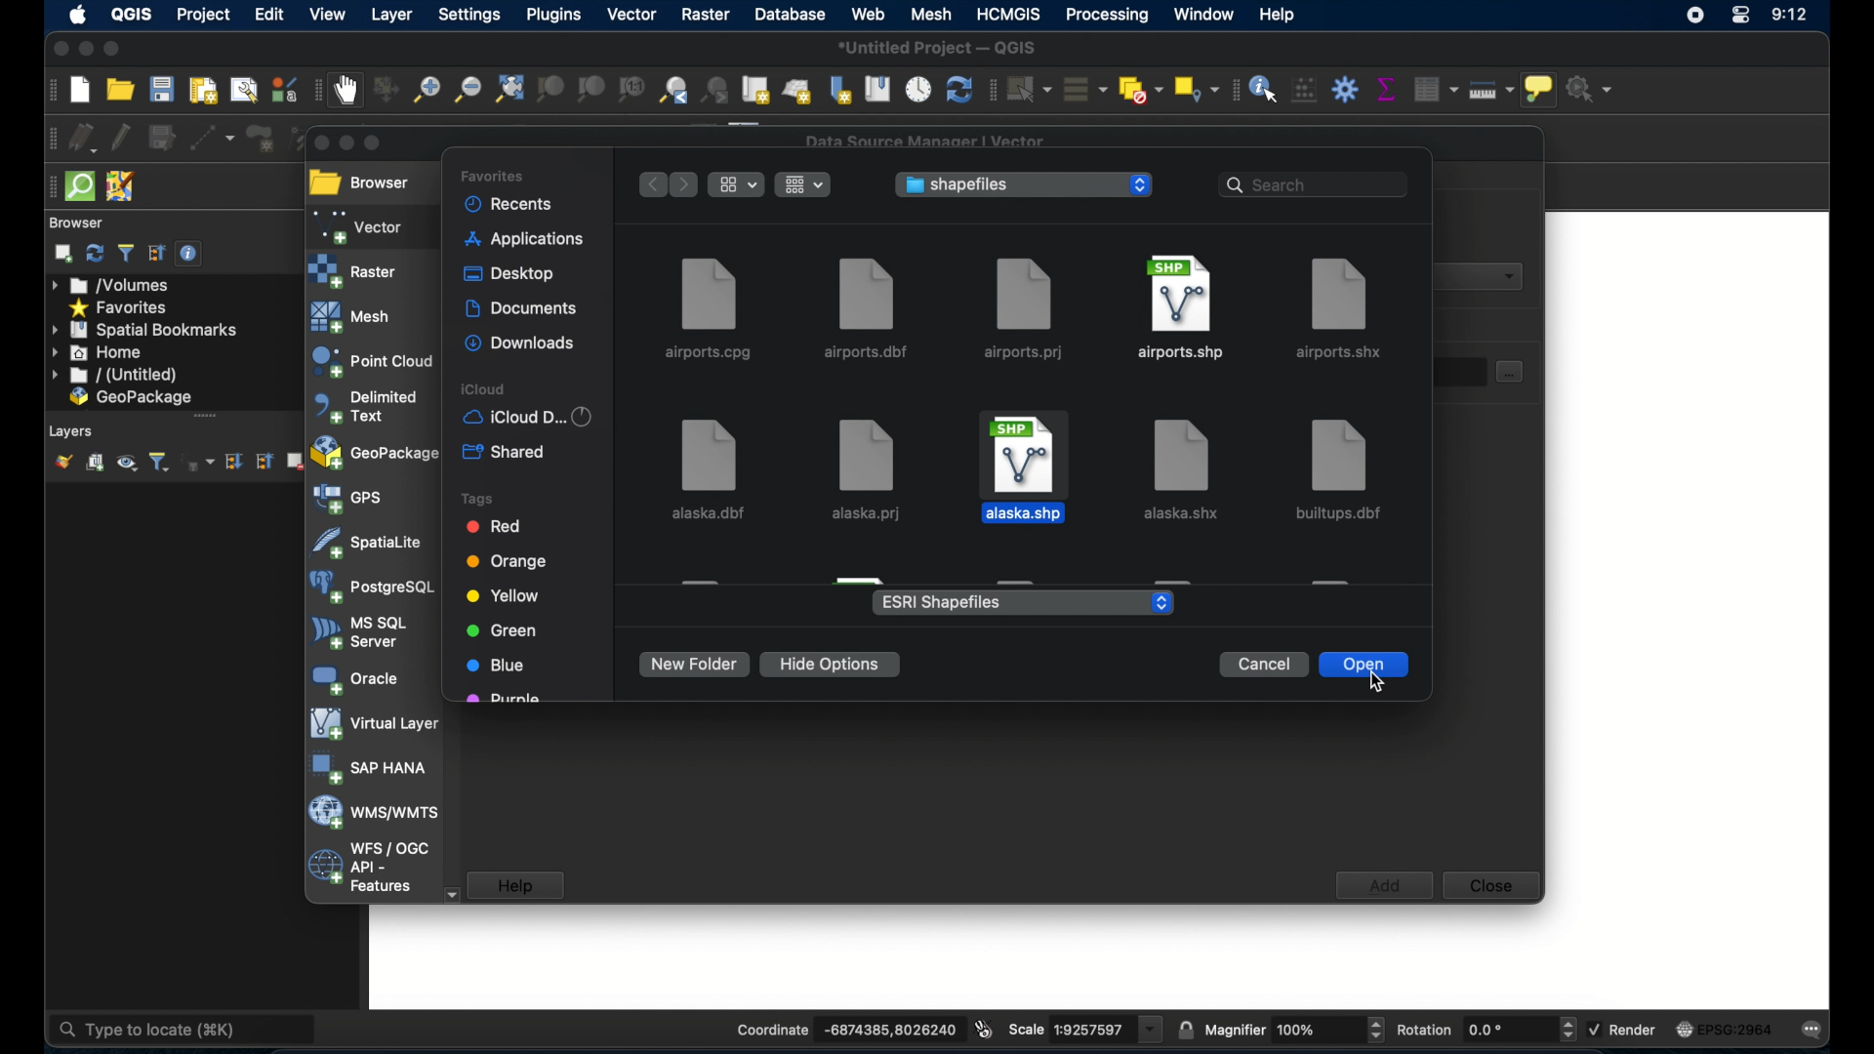  I want to click on edit, so click(270, 14).